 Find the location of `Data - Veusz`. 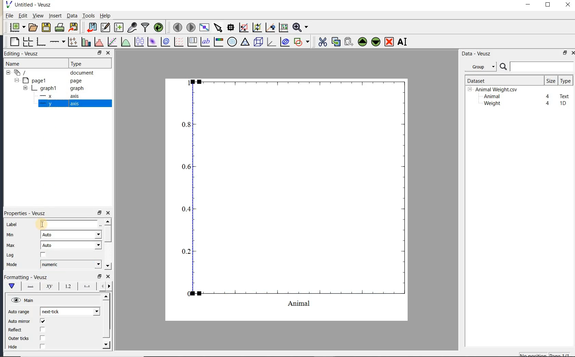

Data - Veusz is located at coordinates (482, 67).